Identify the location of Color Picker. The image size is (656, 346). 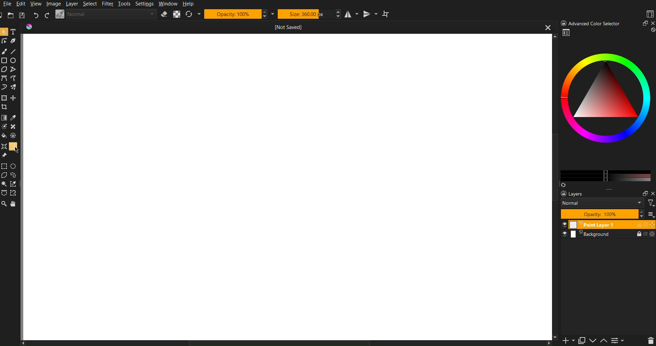
(14, 118).